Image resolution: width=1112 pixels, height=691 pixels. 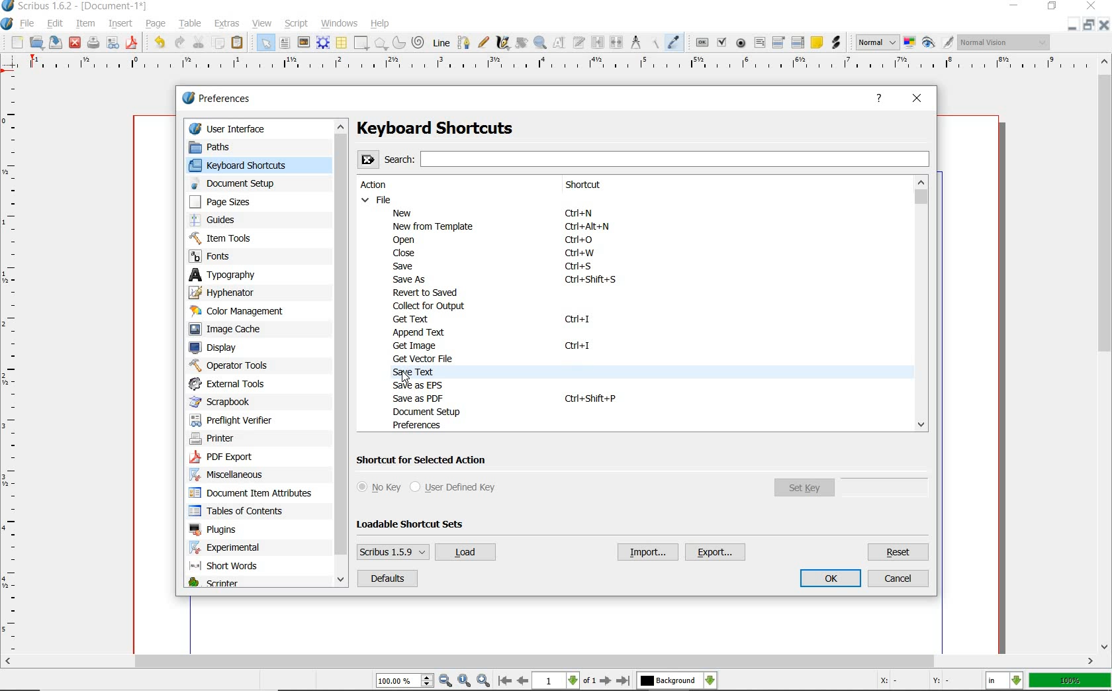 I want to click on set key, so click(x=798, y=490).